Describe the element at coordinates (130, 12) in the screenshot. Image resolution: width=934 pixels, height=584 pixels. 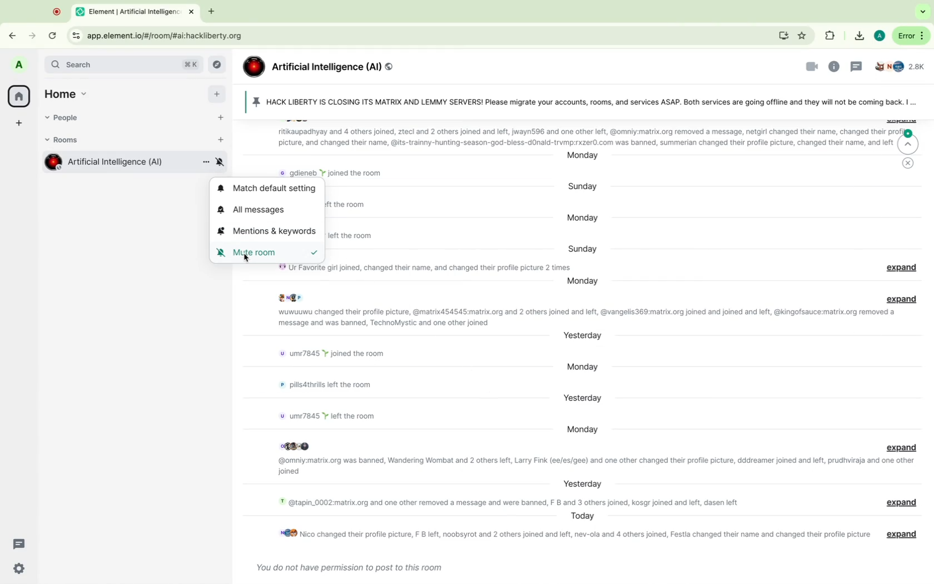
I see `tab` at that location.